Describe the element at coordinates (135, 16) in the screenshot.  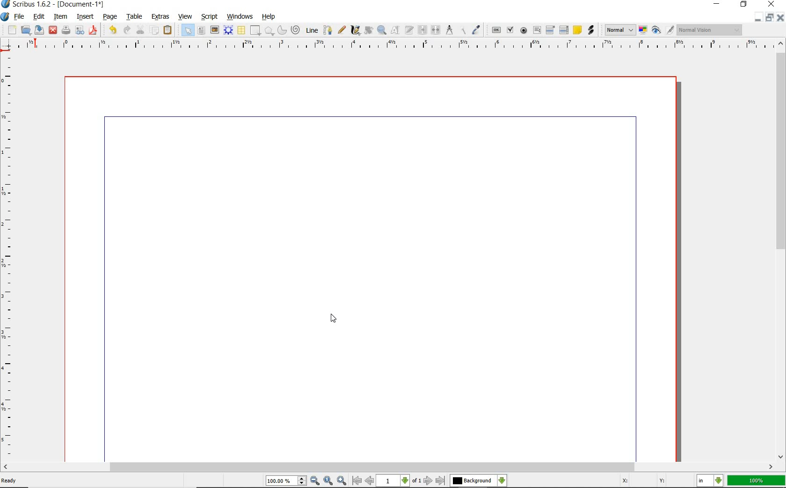
I see `table` at that location.